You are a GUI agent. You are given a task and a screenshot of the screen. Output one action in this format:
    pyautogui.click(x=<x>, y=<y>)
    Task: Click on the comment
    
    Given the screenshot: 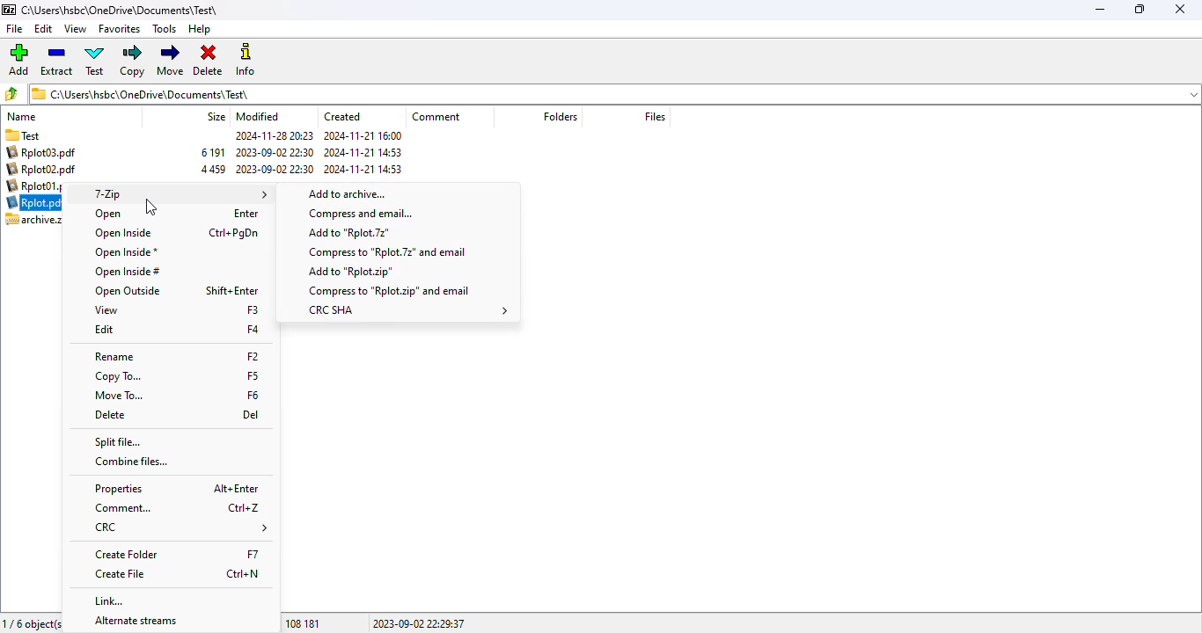 What is the action you would take?
    pyautogui.click(x=435, y=116)
    